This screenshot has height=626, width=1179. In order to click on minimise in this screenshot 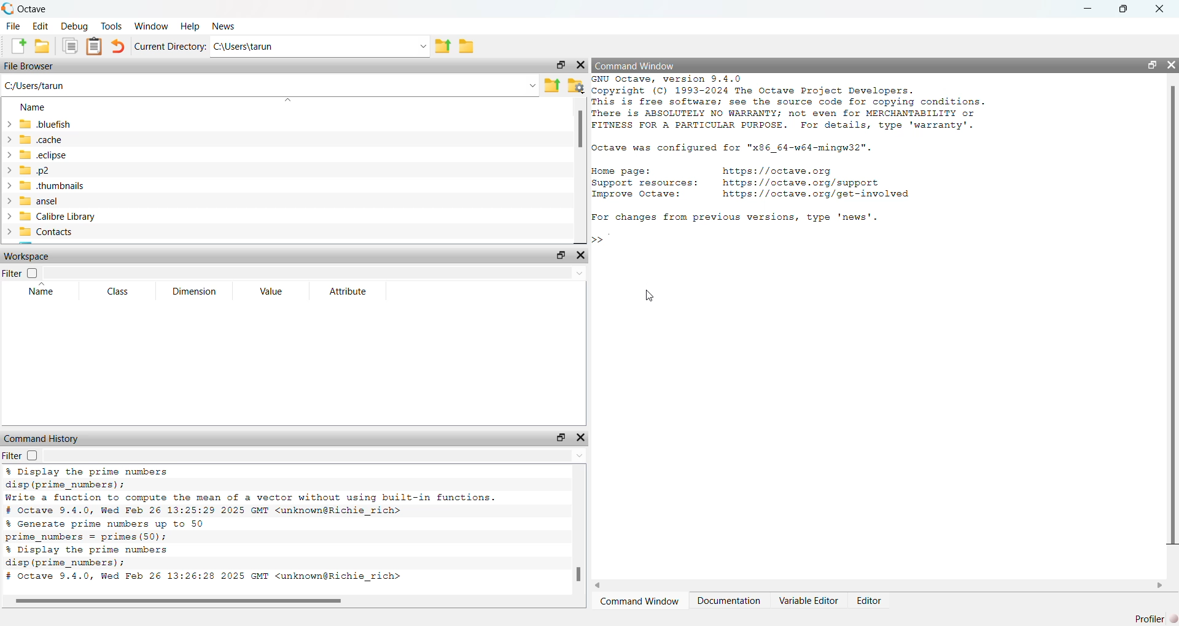, I will do `click(1089, 7)`.